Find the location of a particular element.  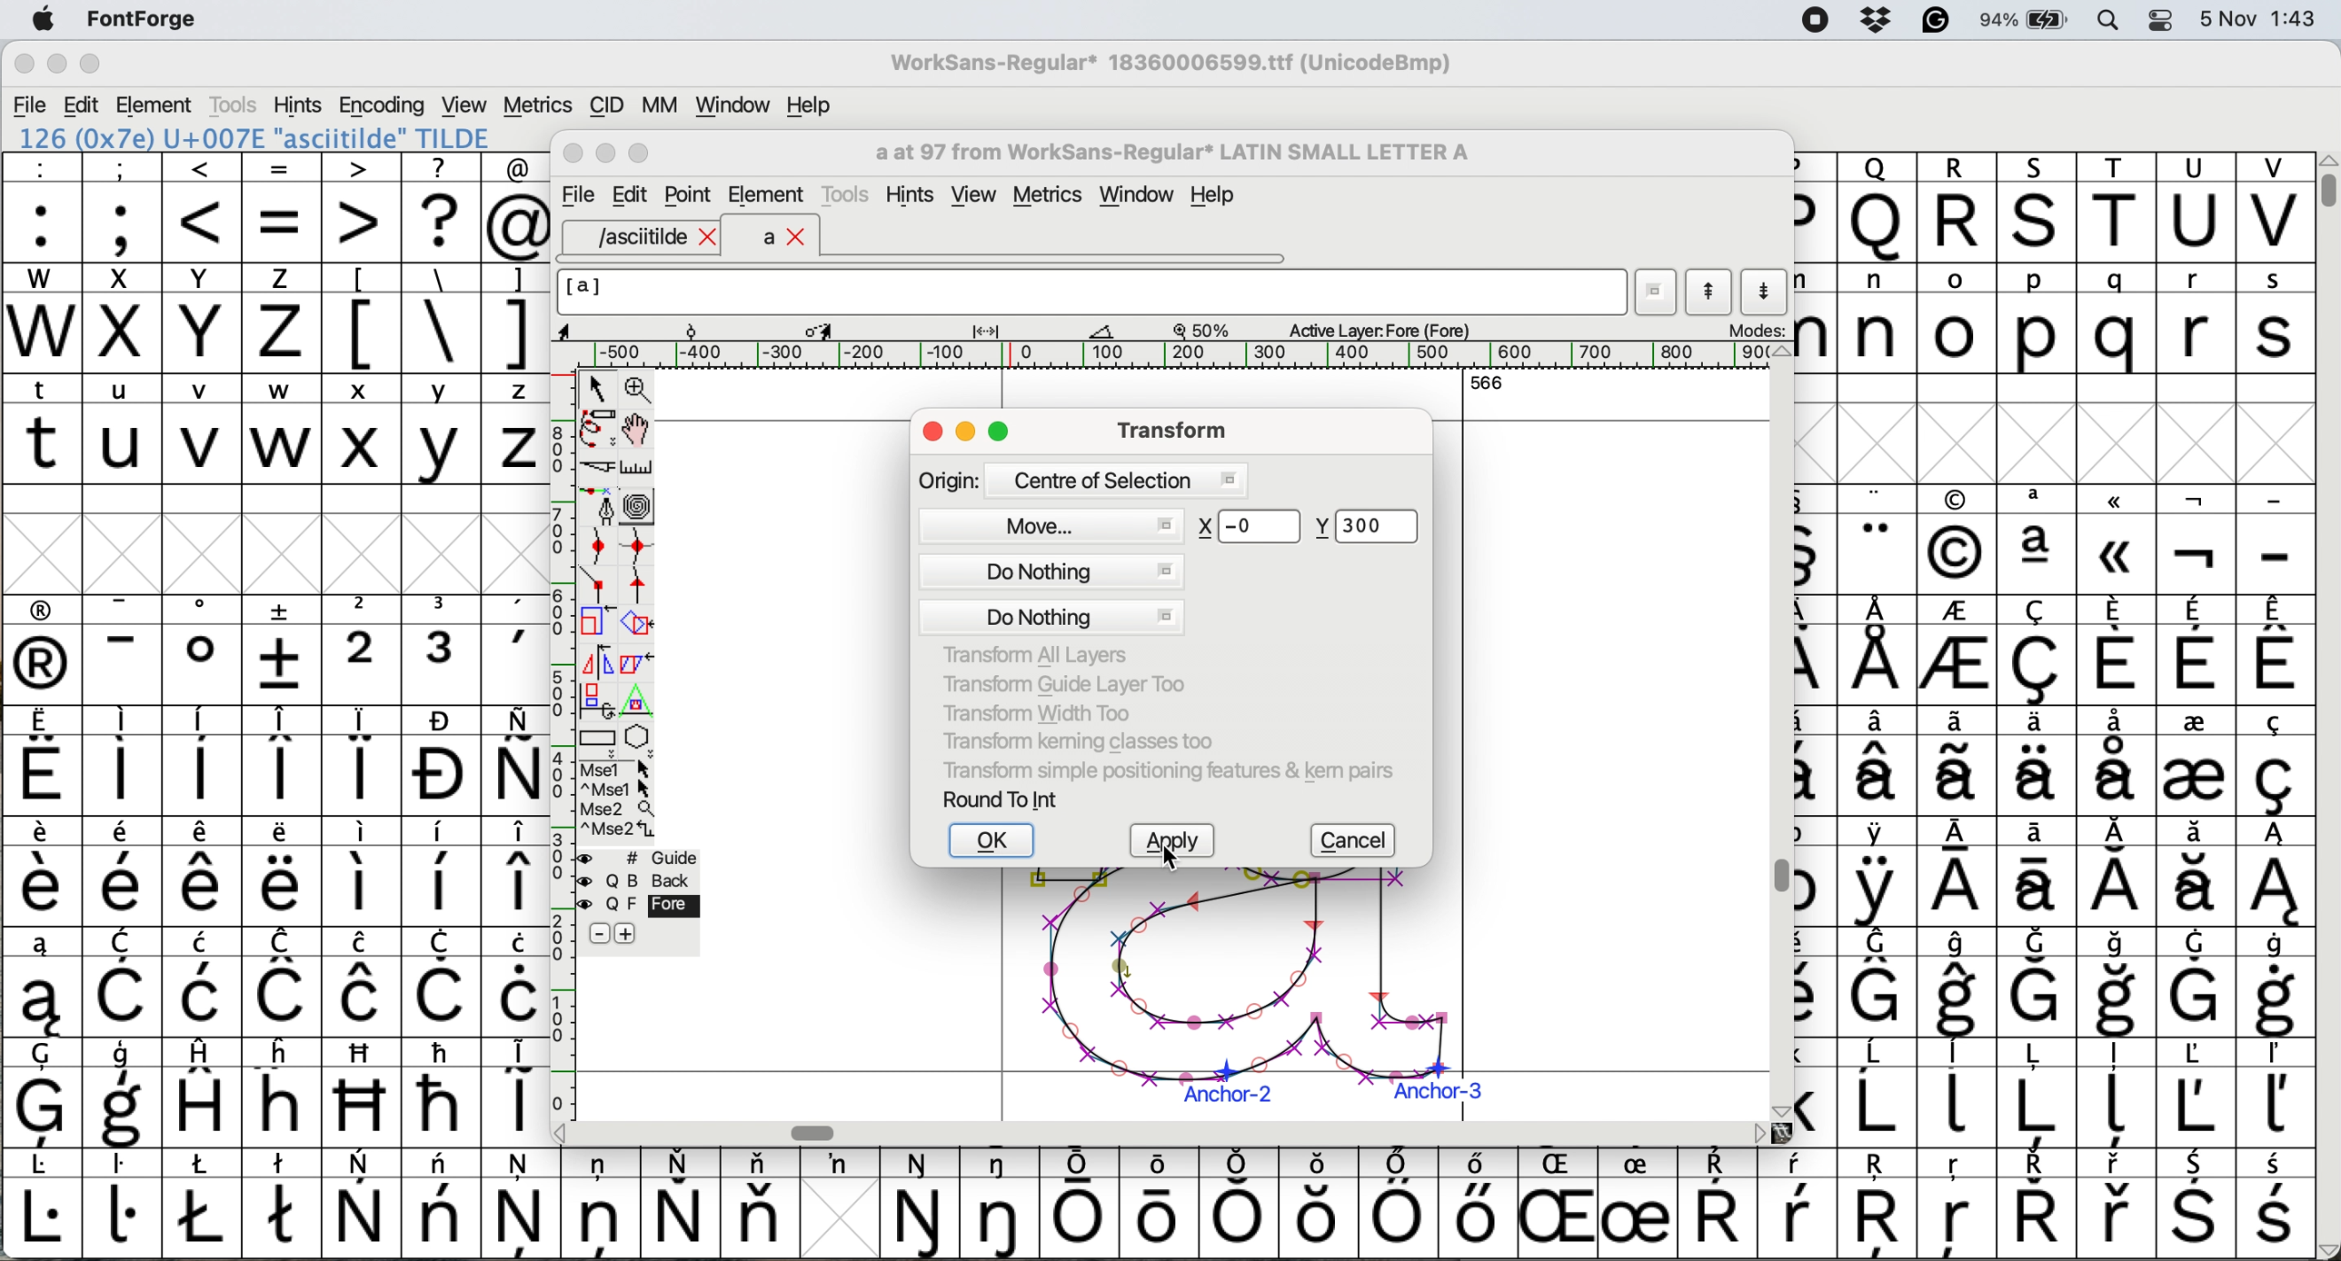

x is located at coordinates (121, 318).